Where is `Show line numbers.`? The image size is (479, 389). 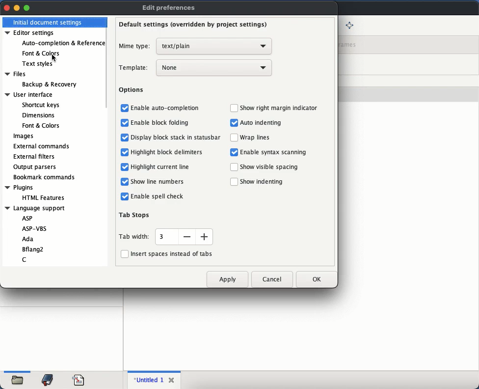 Show line numbers. is located at coordinates (160, 183).